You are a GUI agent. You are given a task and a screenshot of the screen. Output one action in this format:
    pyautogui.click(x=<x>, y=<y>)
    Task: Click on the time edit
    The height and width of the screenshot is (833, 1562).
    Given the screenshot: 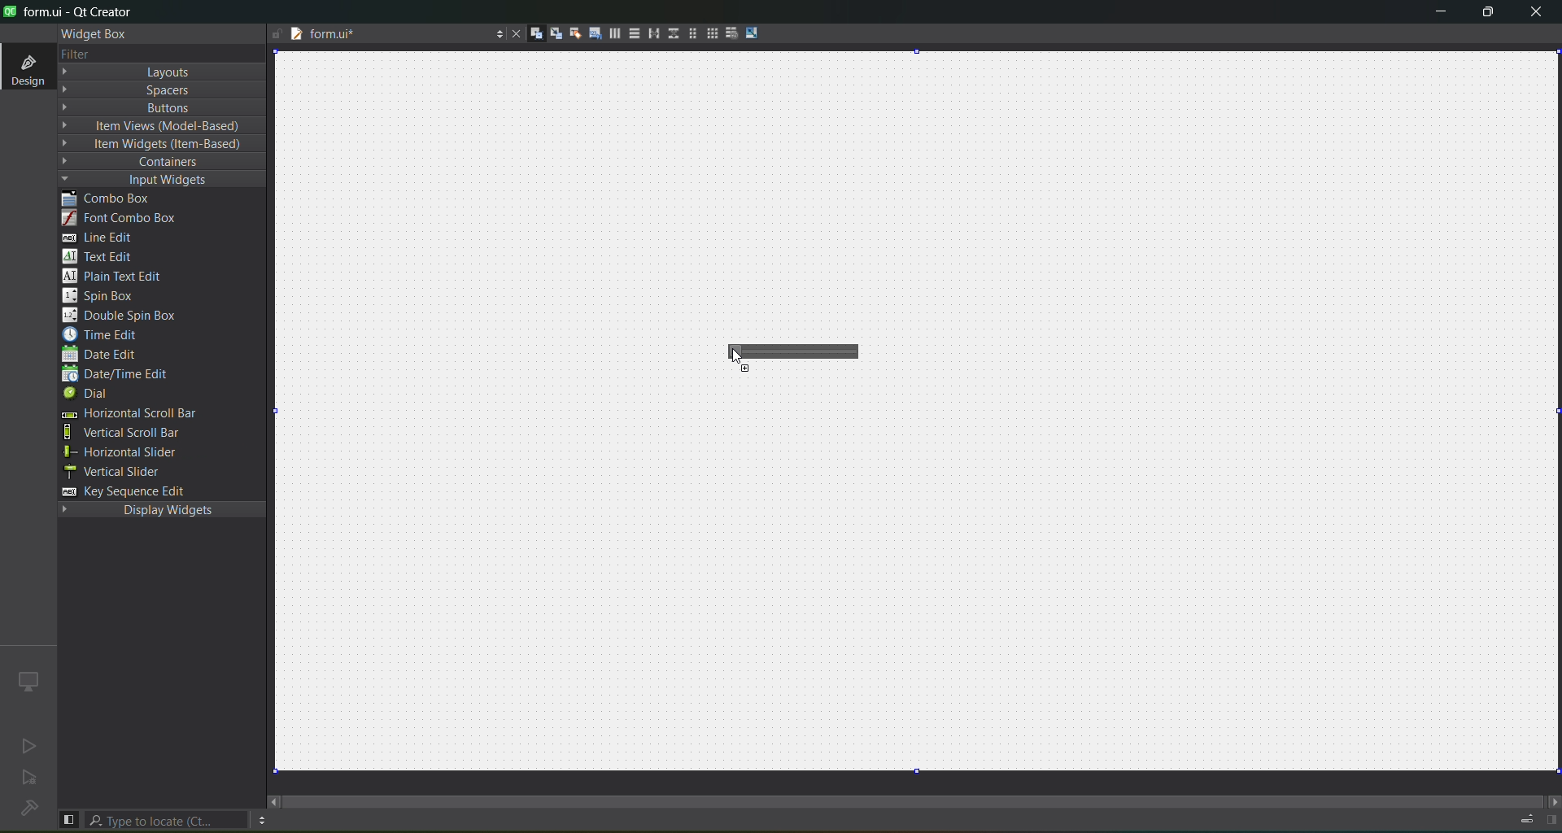 What is the action you would take?
    pyautogui.click(x=107, y=336)
    